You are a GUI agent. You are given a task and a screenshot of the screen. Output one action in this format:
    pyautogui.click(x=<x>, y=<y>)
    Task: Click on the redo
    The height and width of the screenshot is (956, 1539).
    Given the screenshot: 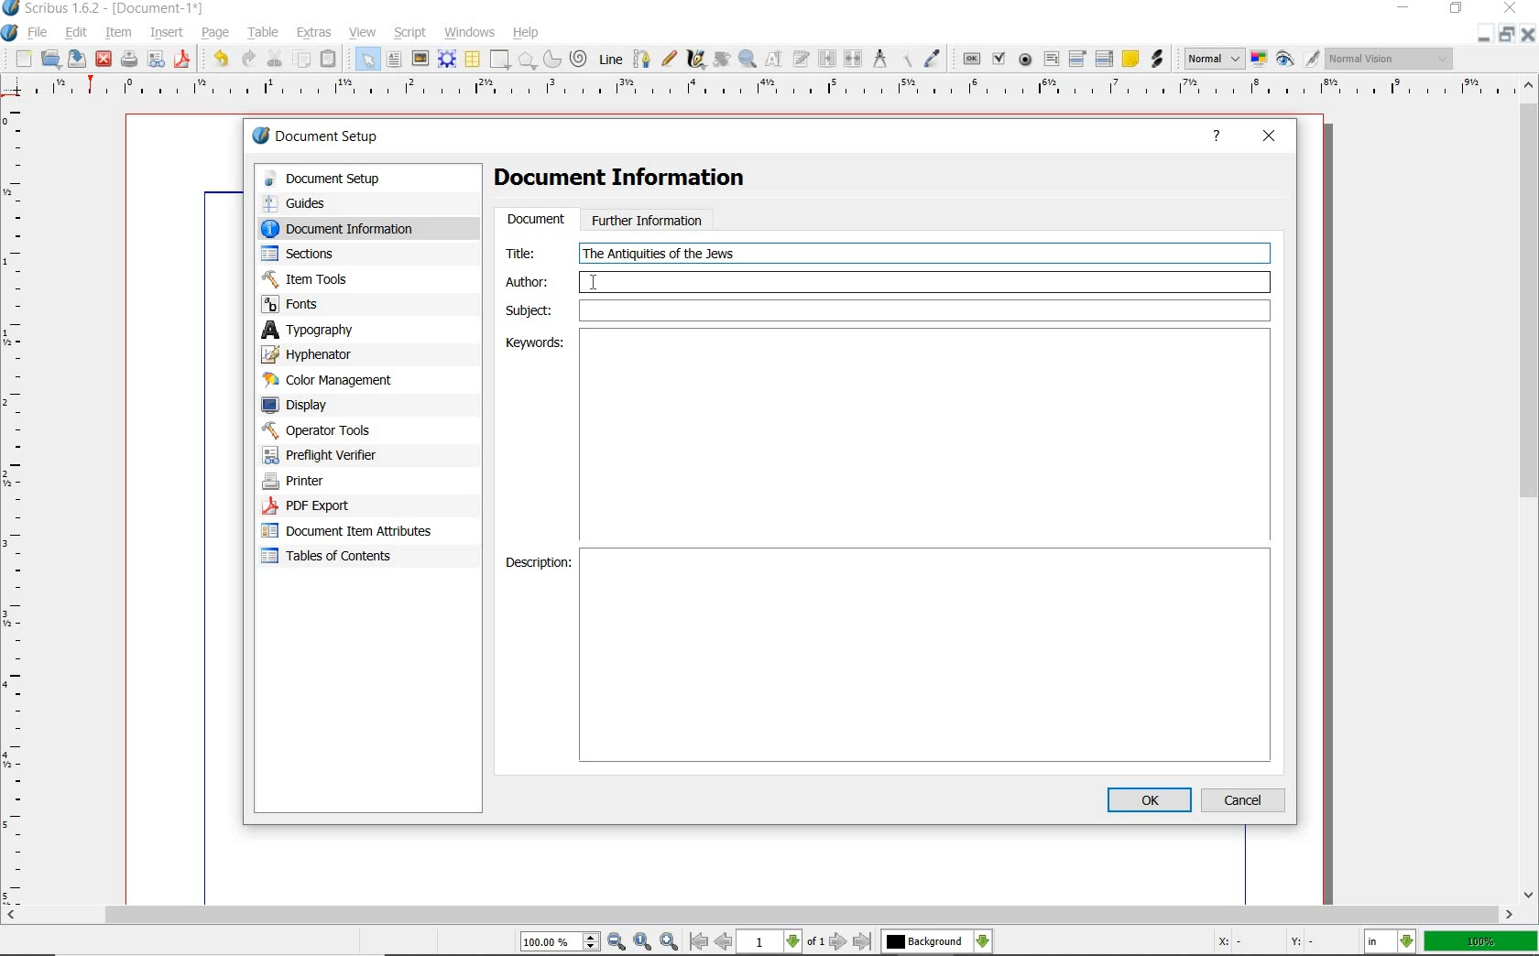 What is the action you would take?
    pyautogui.click(x=250, y=60)
    